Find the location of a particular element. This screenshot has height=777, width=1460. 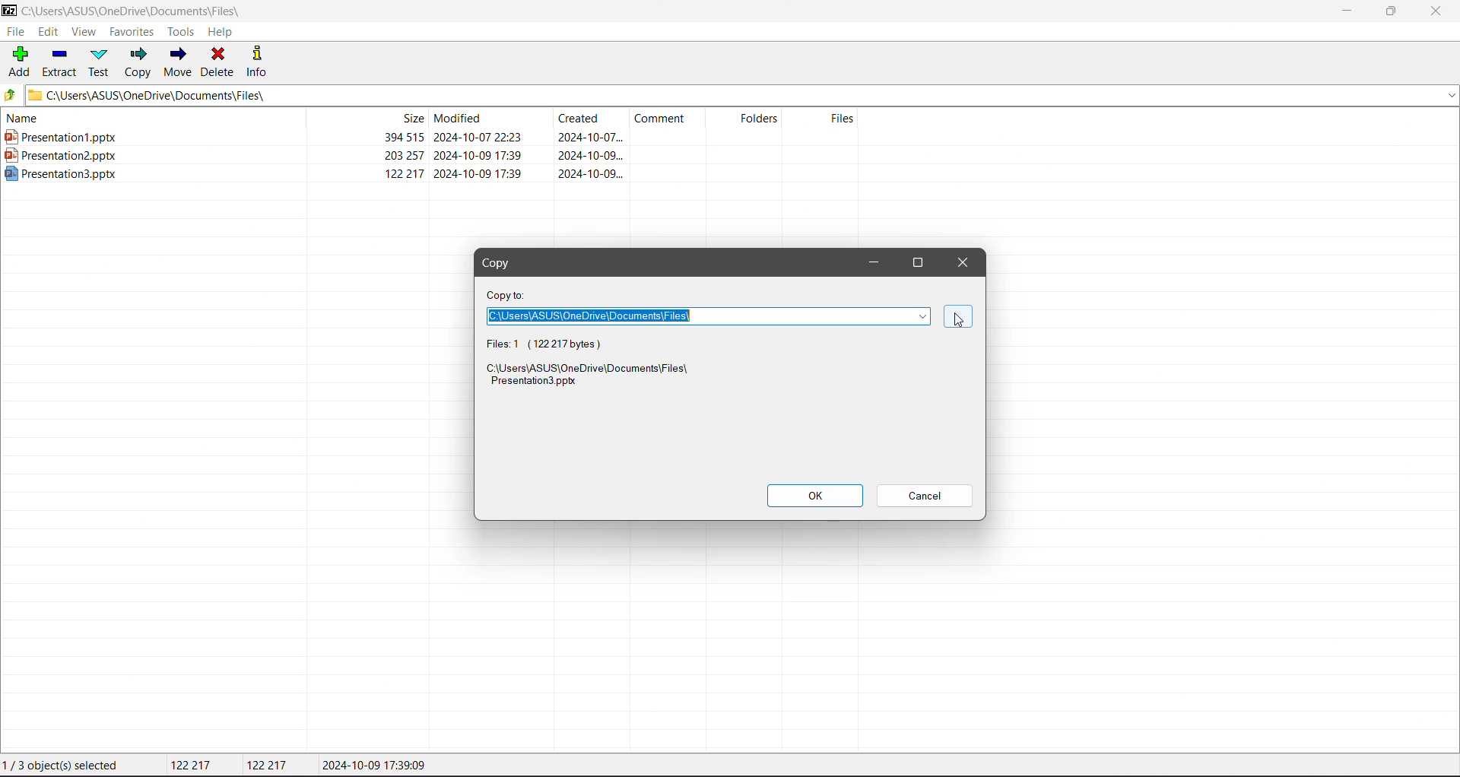

Copy To is located at coordinates (508, 294).